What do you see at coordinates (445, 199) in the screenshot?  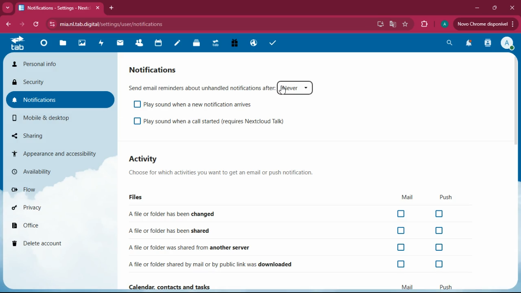 I see `push` at bounding box center [445, 199].